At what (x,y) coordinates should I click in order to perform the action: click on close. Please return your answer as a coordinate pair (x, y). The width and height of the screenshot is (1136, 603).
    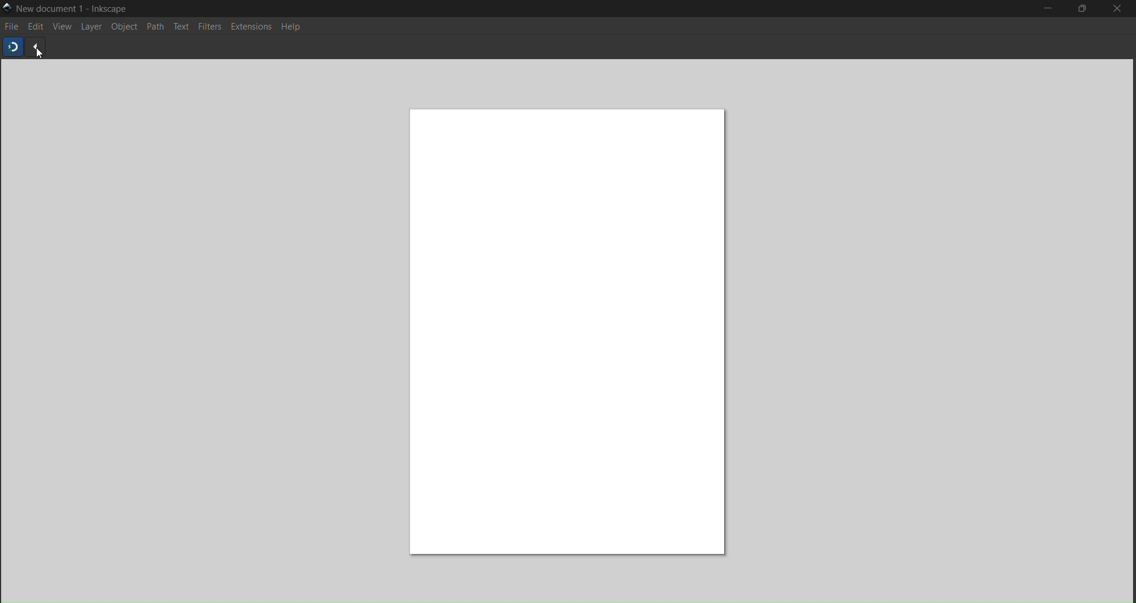
    Looking at the image, I should click on (1115, 10).